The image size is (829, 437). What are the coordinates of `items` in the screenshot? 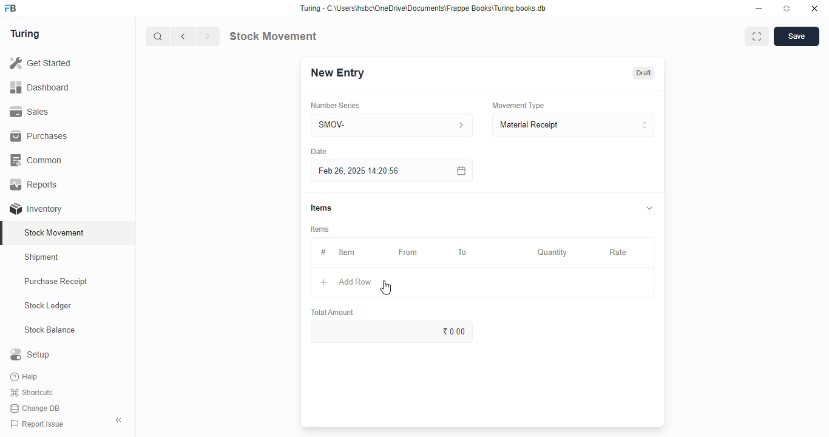 It's located at (321, 208).